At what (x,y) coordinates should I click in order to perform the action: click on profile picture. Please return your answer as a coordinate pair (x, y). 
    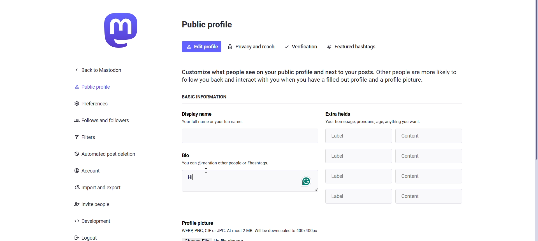
    Looking at the image, I should click on (197, 223).